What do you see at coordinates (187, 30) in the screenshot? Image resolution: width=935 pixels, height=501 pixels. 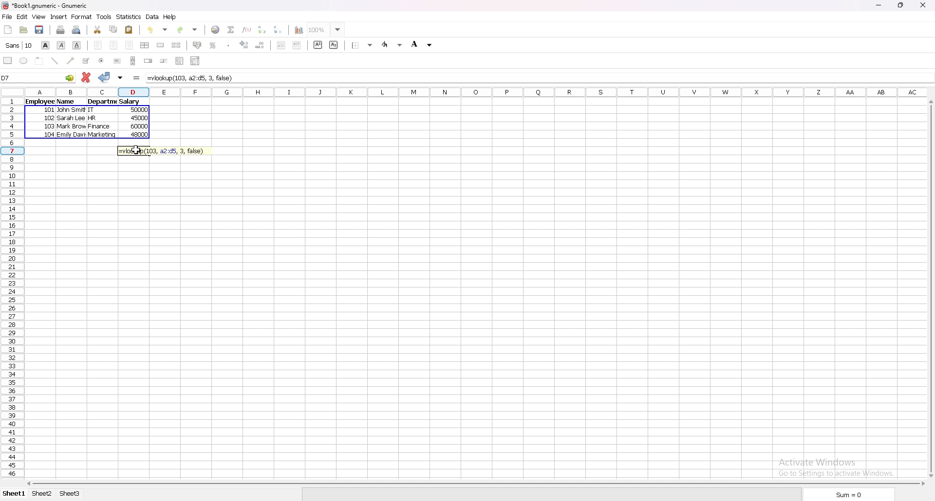 I see `redo` at bounding box center [187, 30].